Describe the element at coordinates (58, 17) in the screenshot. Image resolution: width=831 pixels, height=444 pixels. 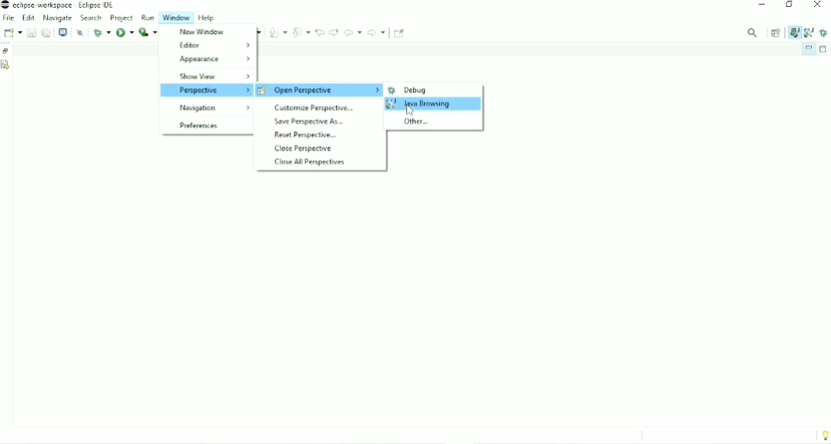
I see `Navigate` at that location.